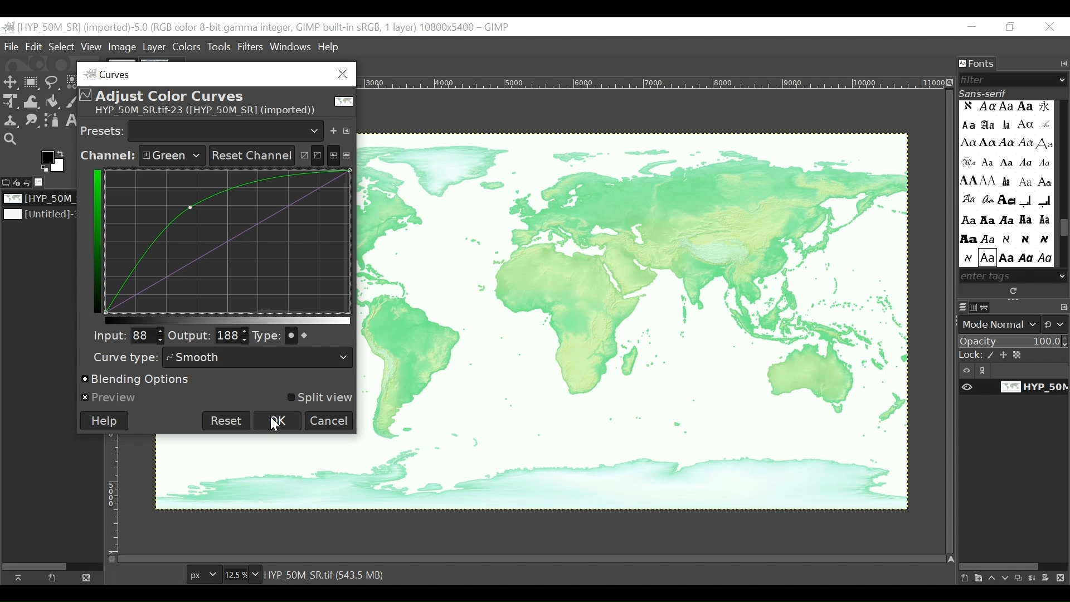  What do you see at coordinates (329, 48) in the screenshot?
I see `Help` at bounding box center [329, 48].